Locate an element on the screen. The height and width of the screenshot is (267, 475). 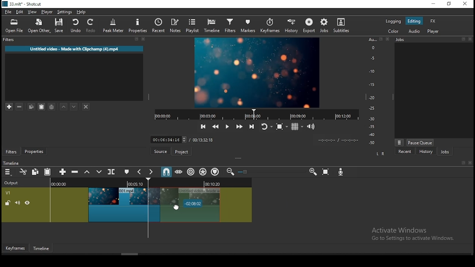
player is located at coordinates (433, 32).